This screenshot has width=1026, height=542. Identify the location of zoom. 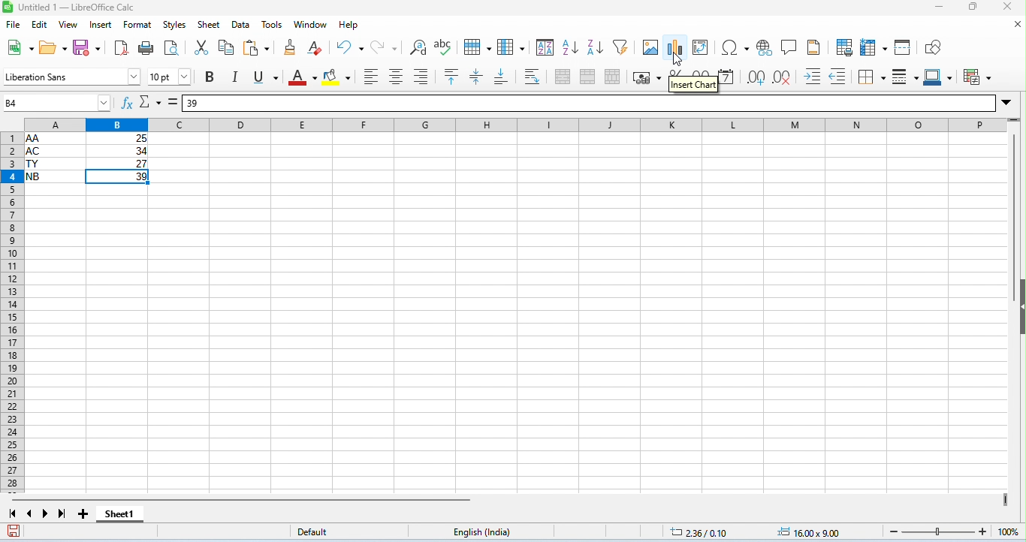
(952, 530).